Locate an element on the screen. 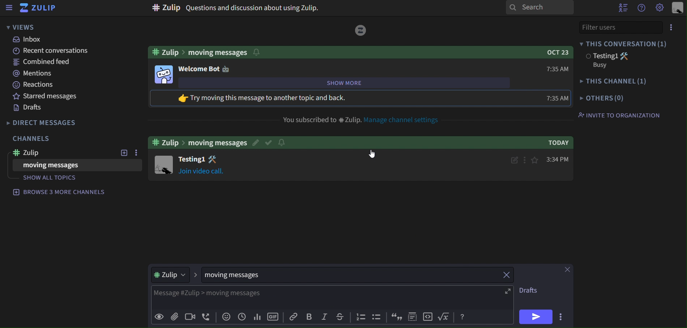 This screenshot has height=328, width=687. views is located at coordinates (22, 27).